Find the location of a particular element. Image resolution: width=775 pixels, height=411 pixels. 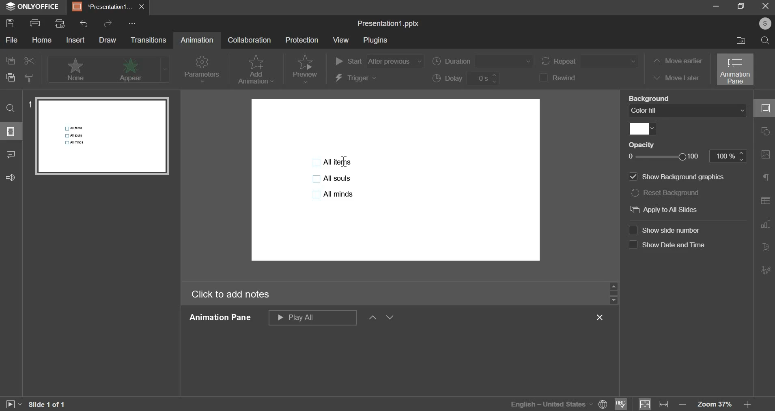

preview is located at coordinates (304, 68).